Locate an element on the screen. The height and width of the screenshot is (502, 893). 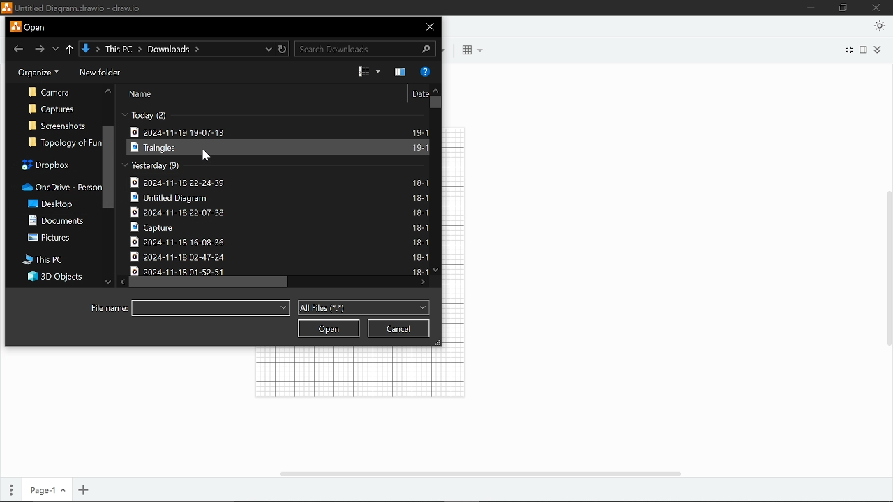
cursor is located at coordinates (209, 157).